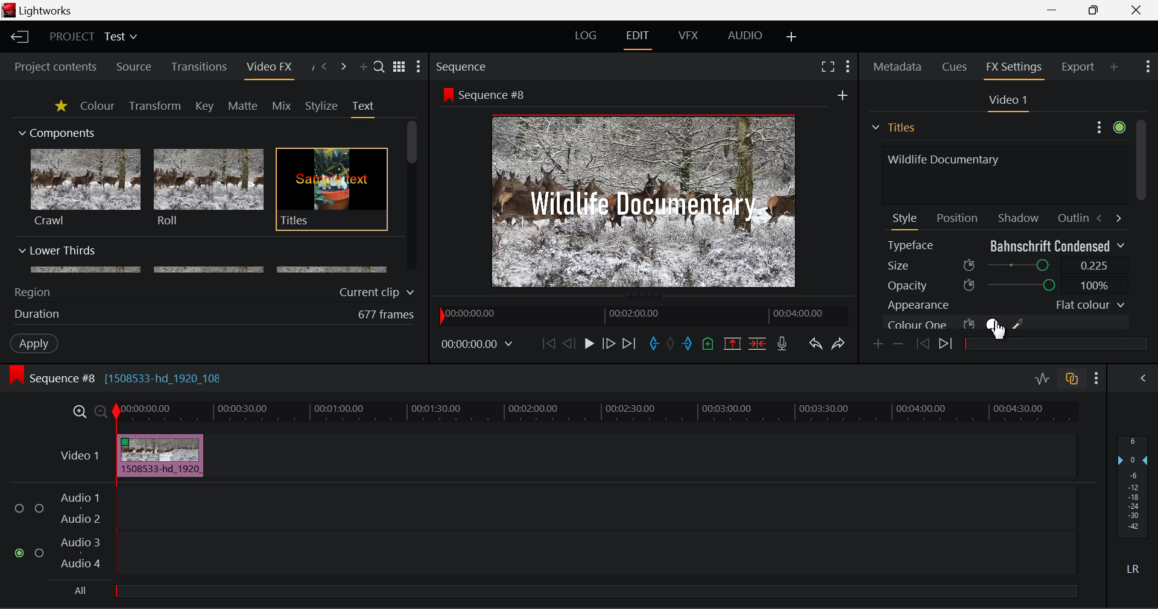 This screenshot has height=609, width=1158. I want to click on Search, so click(380, 66).